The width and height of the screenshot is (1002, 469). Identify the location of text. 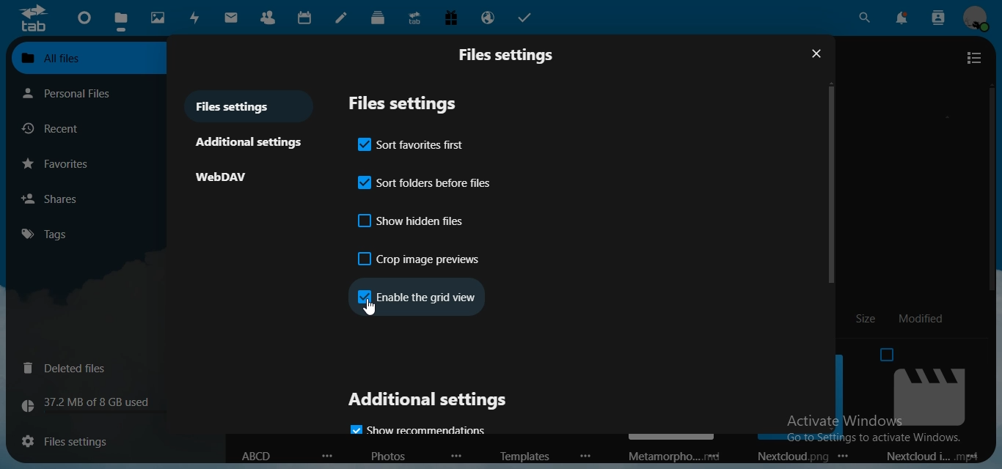
(98, 404).